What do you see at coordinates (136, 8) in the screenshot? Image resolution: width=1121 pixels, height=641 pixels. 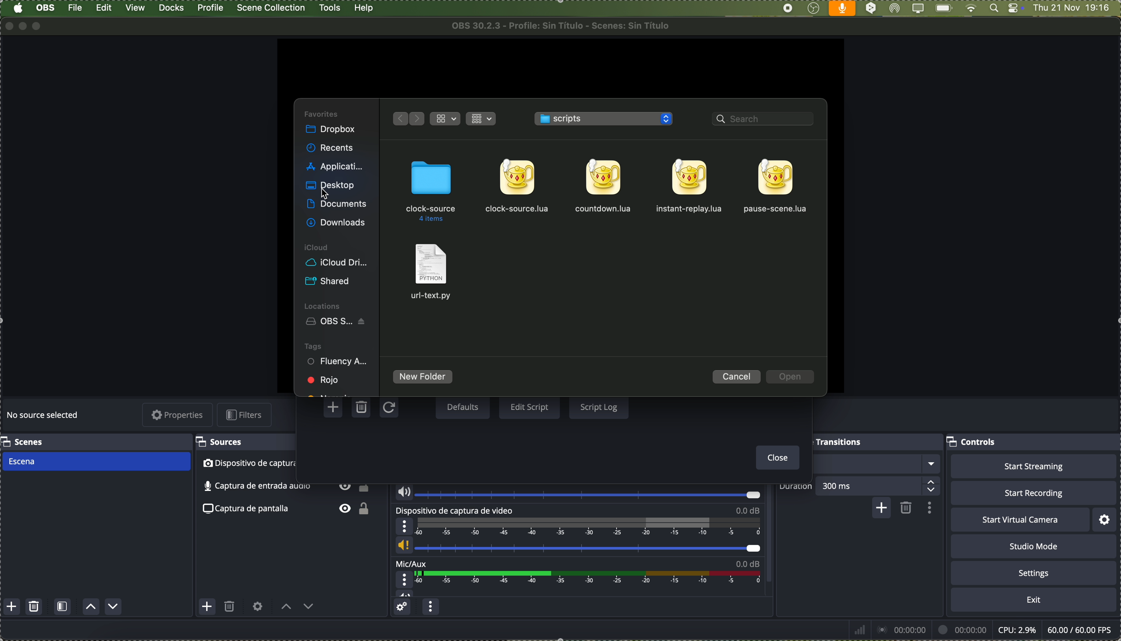 I see `view` at bounding box center [136, 8].